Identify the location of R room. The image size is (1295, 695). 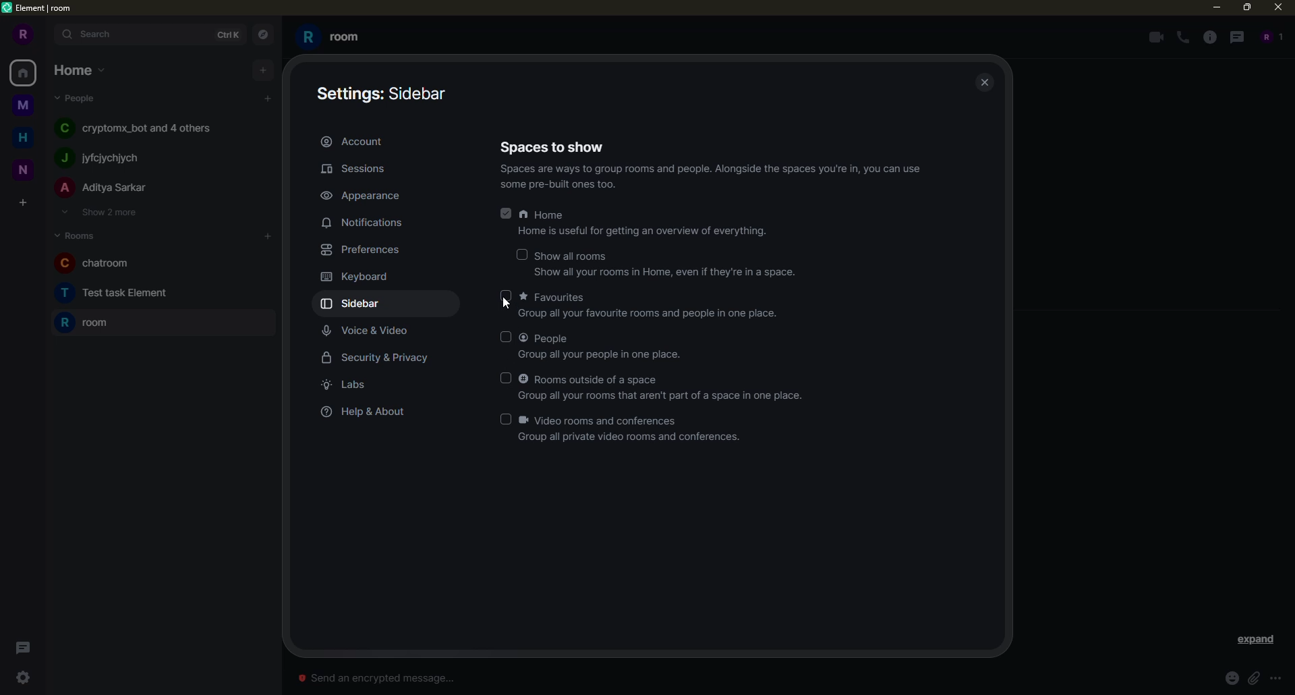
(86, 325).